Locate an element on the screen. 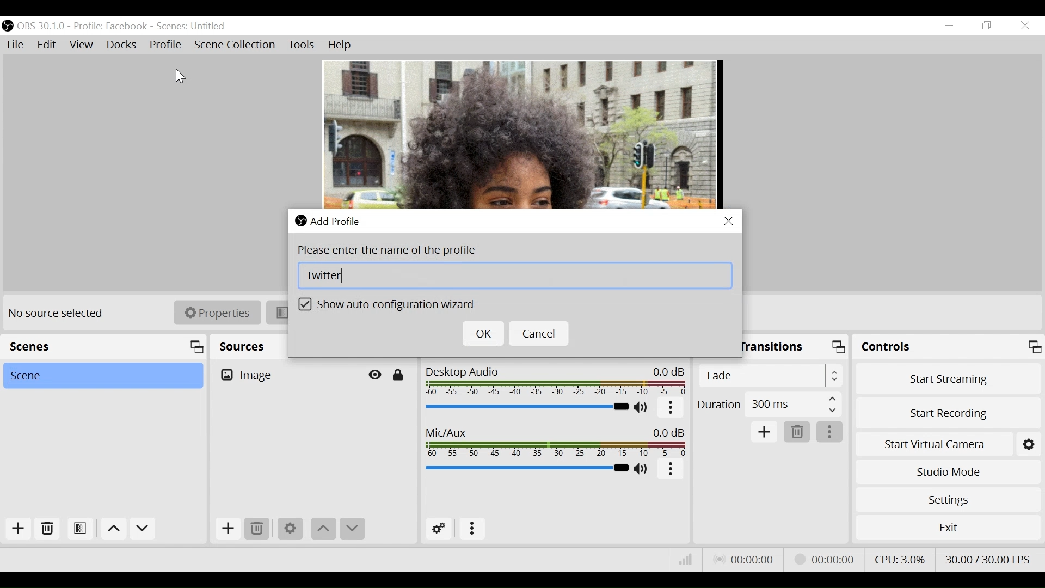  Add Profile is located at coordinates (334, 222).